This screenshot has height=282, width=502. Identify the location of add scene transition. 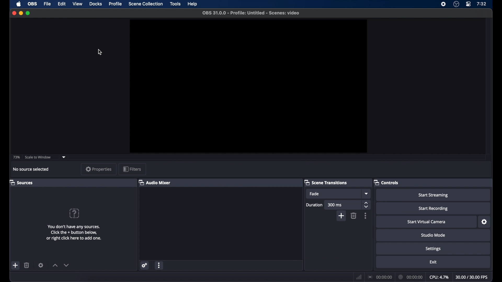
(342, 216).